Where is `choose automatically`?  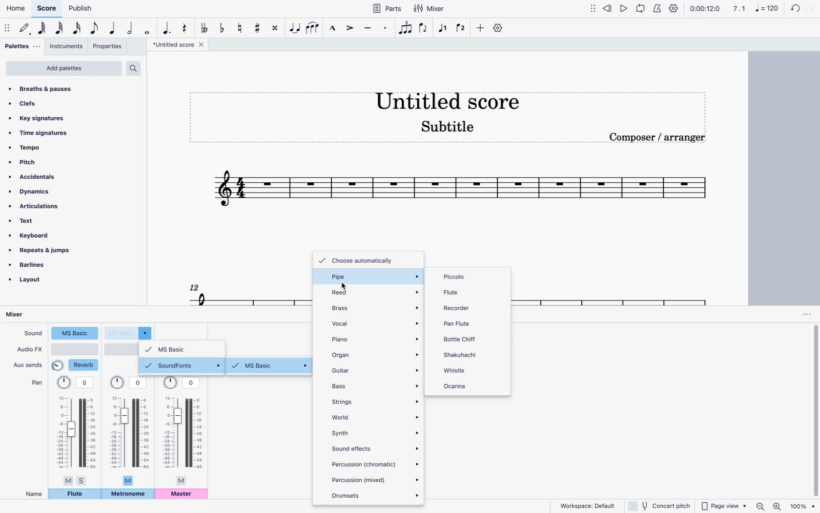 choose automatically is located at coordinates (365, 259).